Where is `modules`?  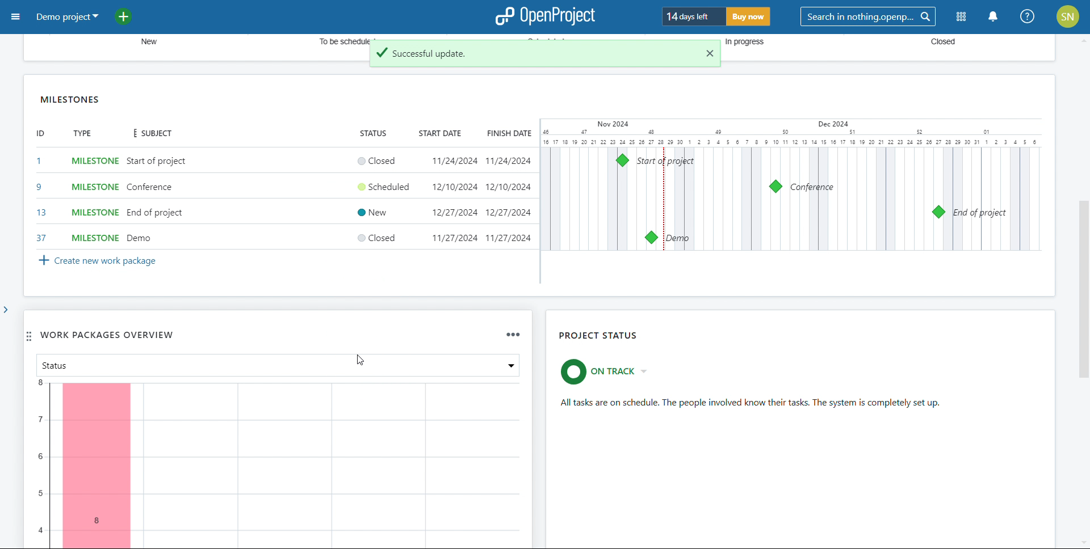 modules is located at coordinates (962, 17).